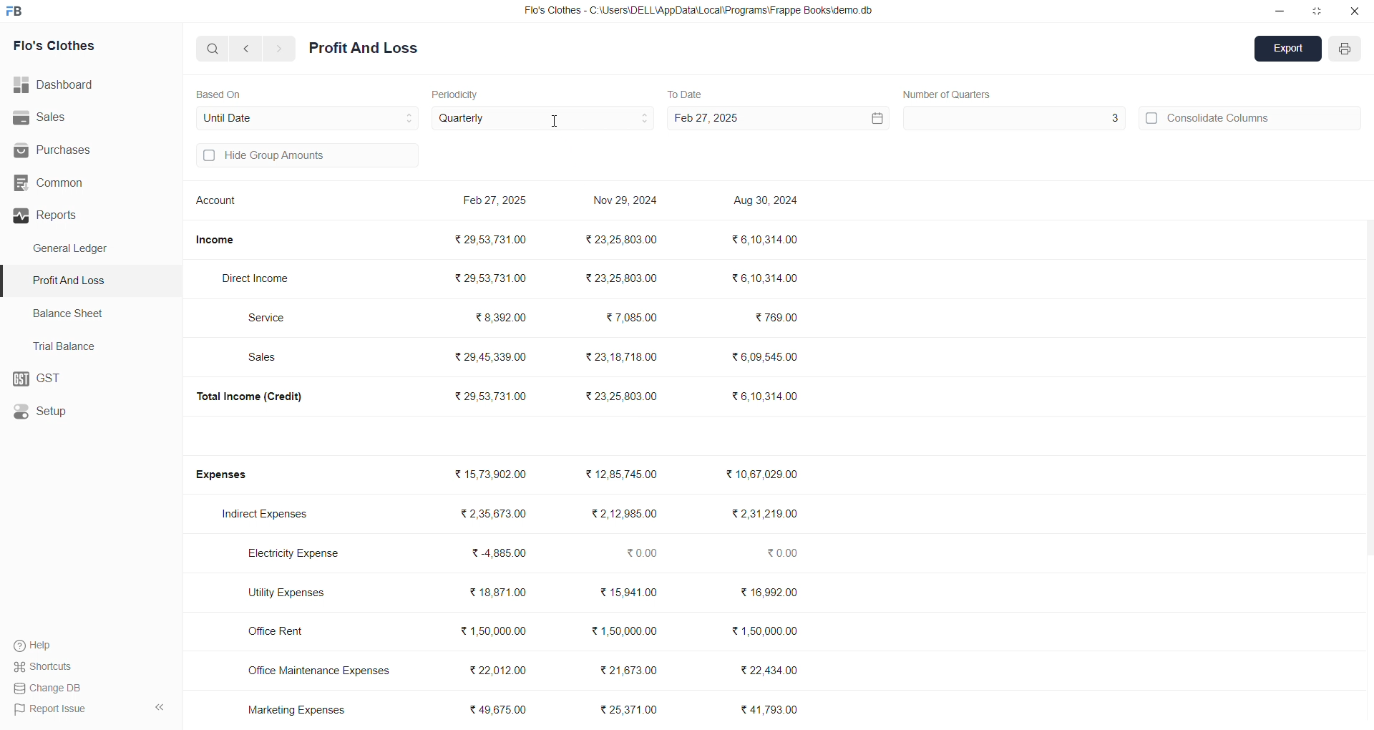  I want to click on ₹0.00, so click(643, 553).